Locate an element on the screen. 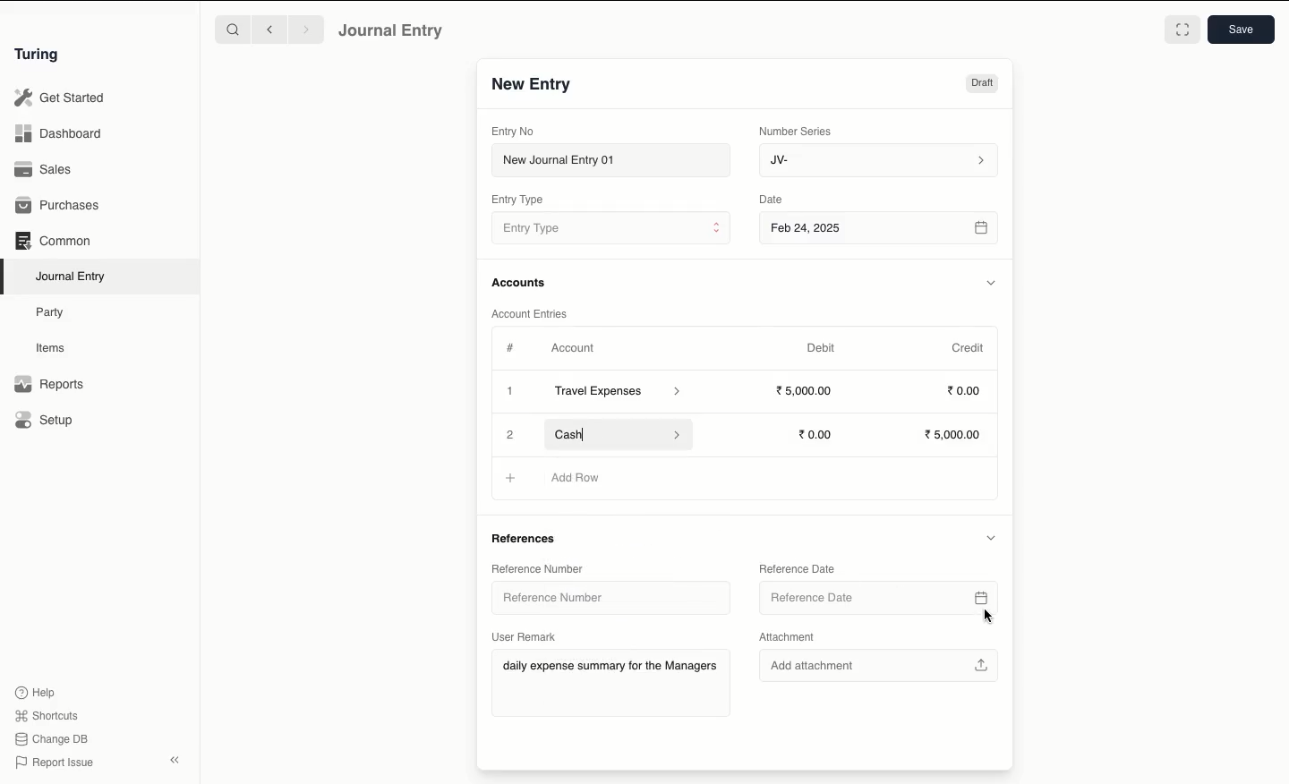 The width and height of the screenshot is (1289, 784). Items is located at coordinates (51, 347).